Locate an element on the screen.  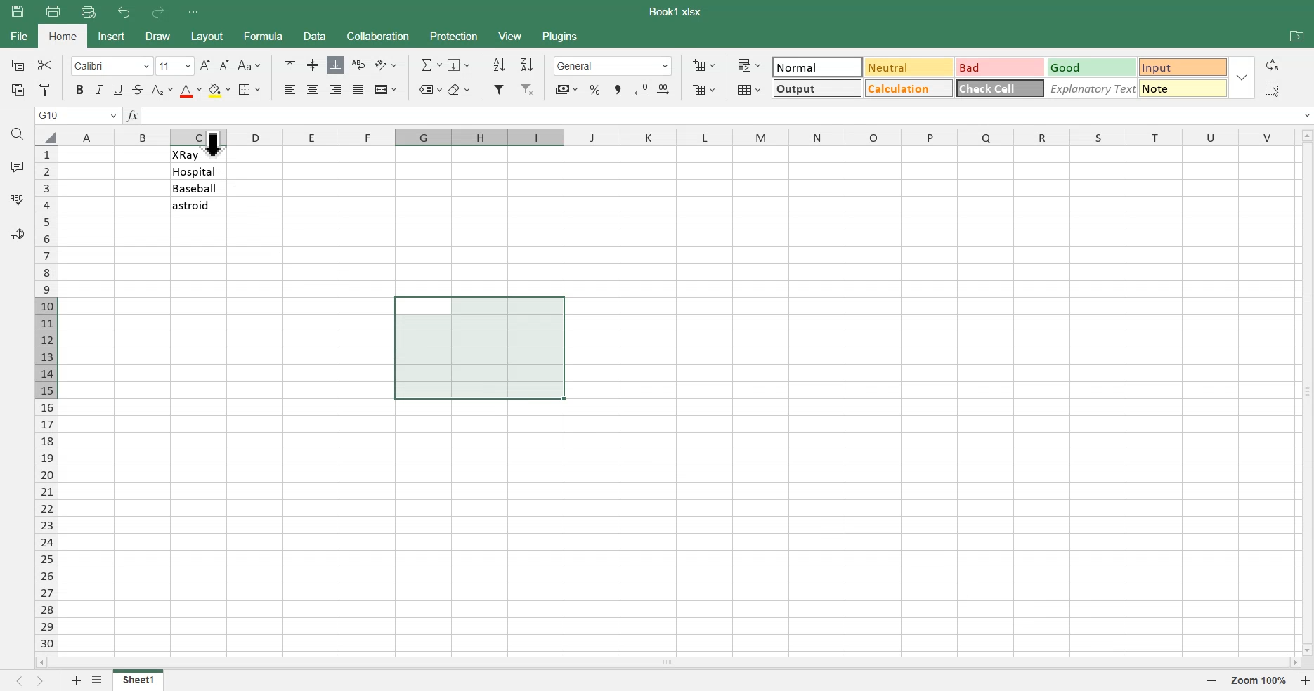
Normal is located at coordinates (816, 67).